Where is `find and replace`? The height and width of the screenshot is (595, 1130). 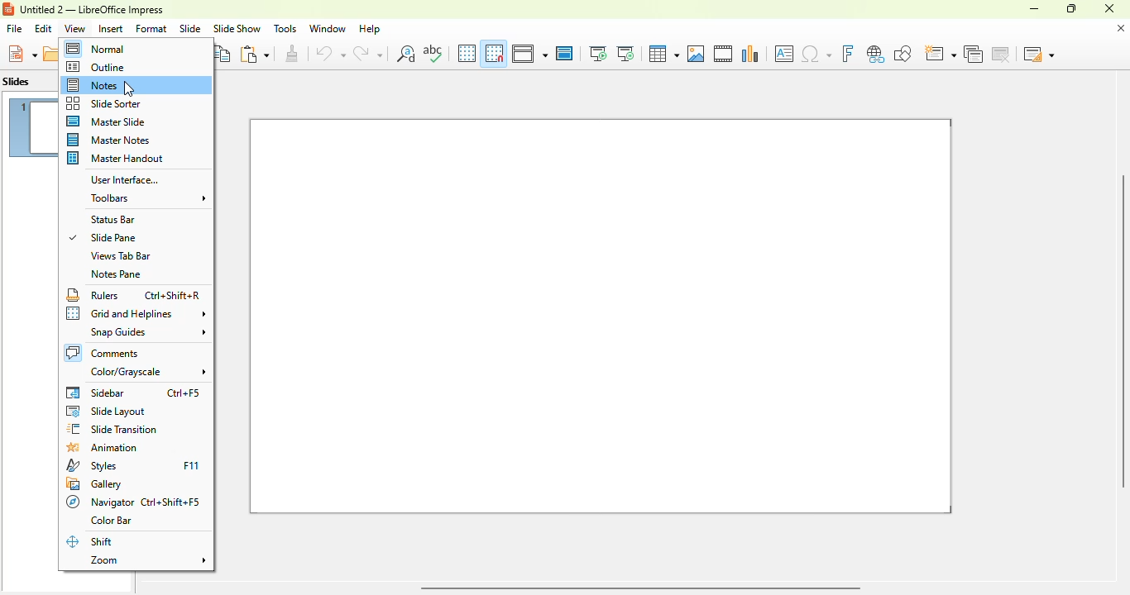
find and replace is located at coordinates (406, 53).